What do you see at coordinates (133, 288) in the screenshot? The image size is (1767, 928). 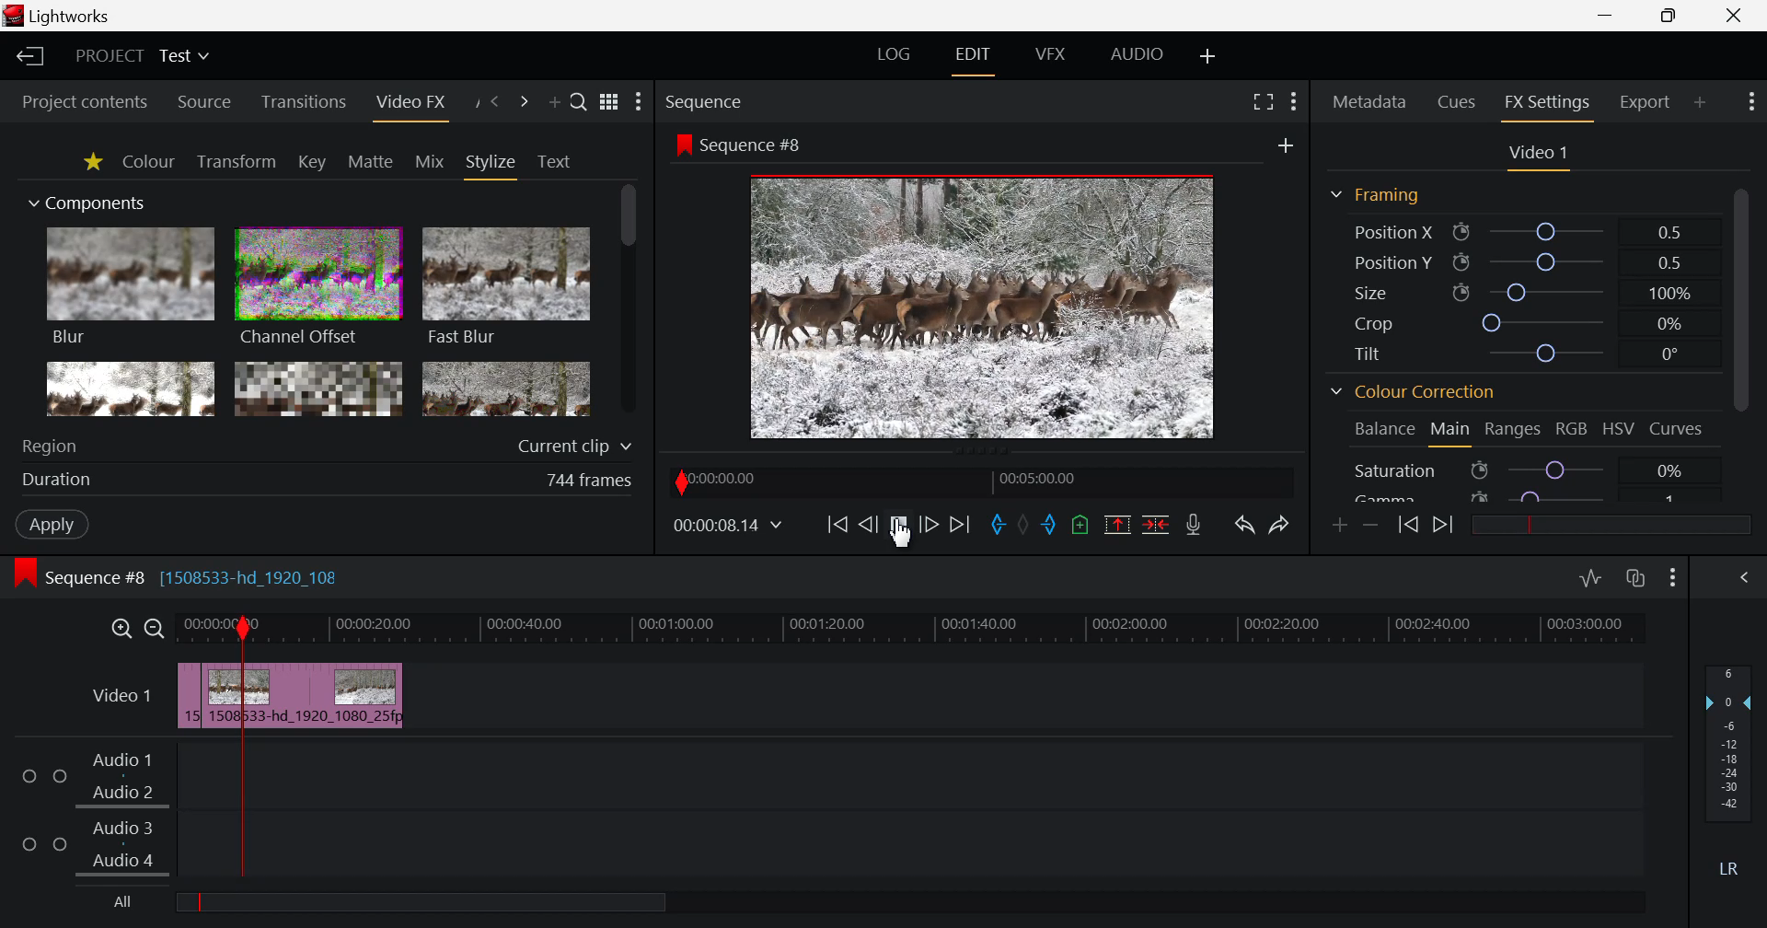 I see `Blur` at bounding box center [133, 288].